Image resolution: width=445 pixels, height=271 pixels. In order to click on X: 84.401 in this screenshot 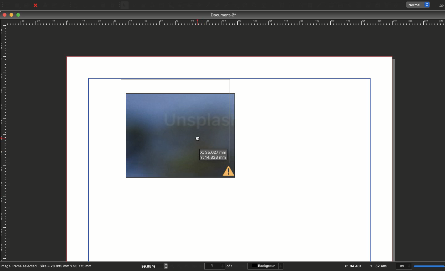, I will do `click(353, 265)`.